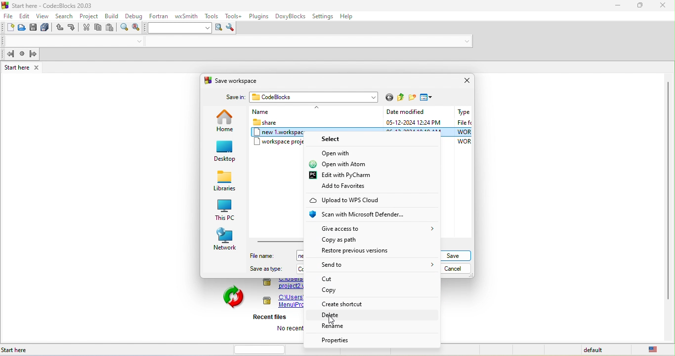  Describe the element at coordinates (374, 228) in the screenshot. I see `give access to` at that location.